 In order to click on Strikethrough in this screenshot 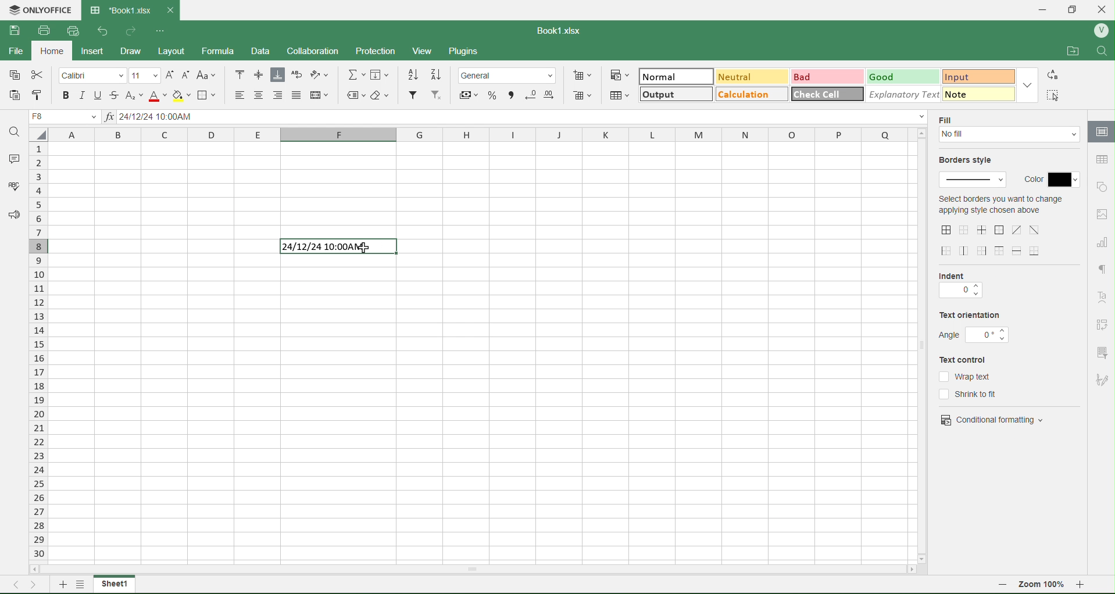, I will do `click(116, 94)`.